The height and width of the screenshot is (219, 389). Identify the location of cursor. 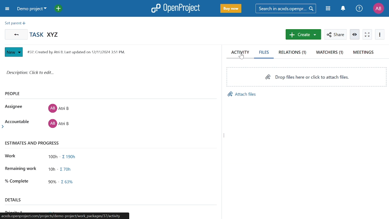
(243, 57).